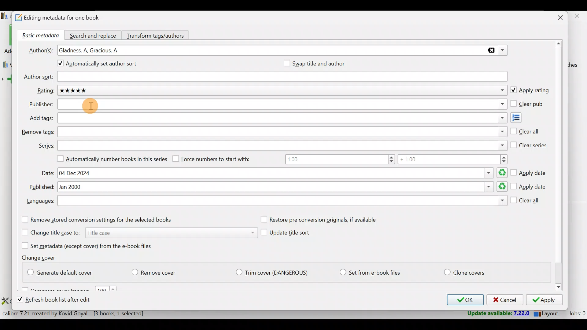  I want to click on Series:, so click(46, 146).